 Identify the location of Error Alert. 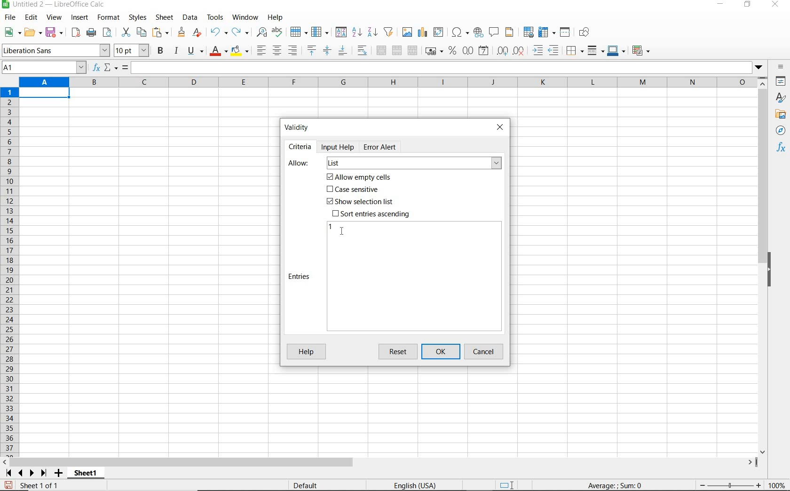
(385, 146).